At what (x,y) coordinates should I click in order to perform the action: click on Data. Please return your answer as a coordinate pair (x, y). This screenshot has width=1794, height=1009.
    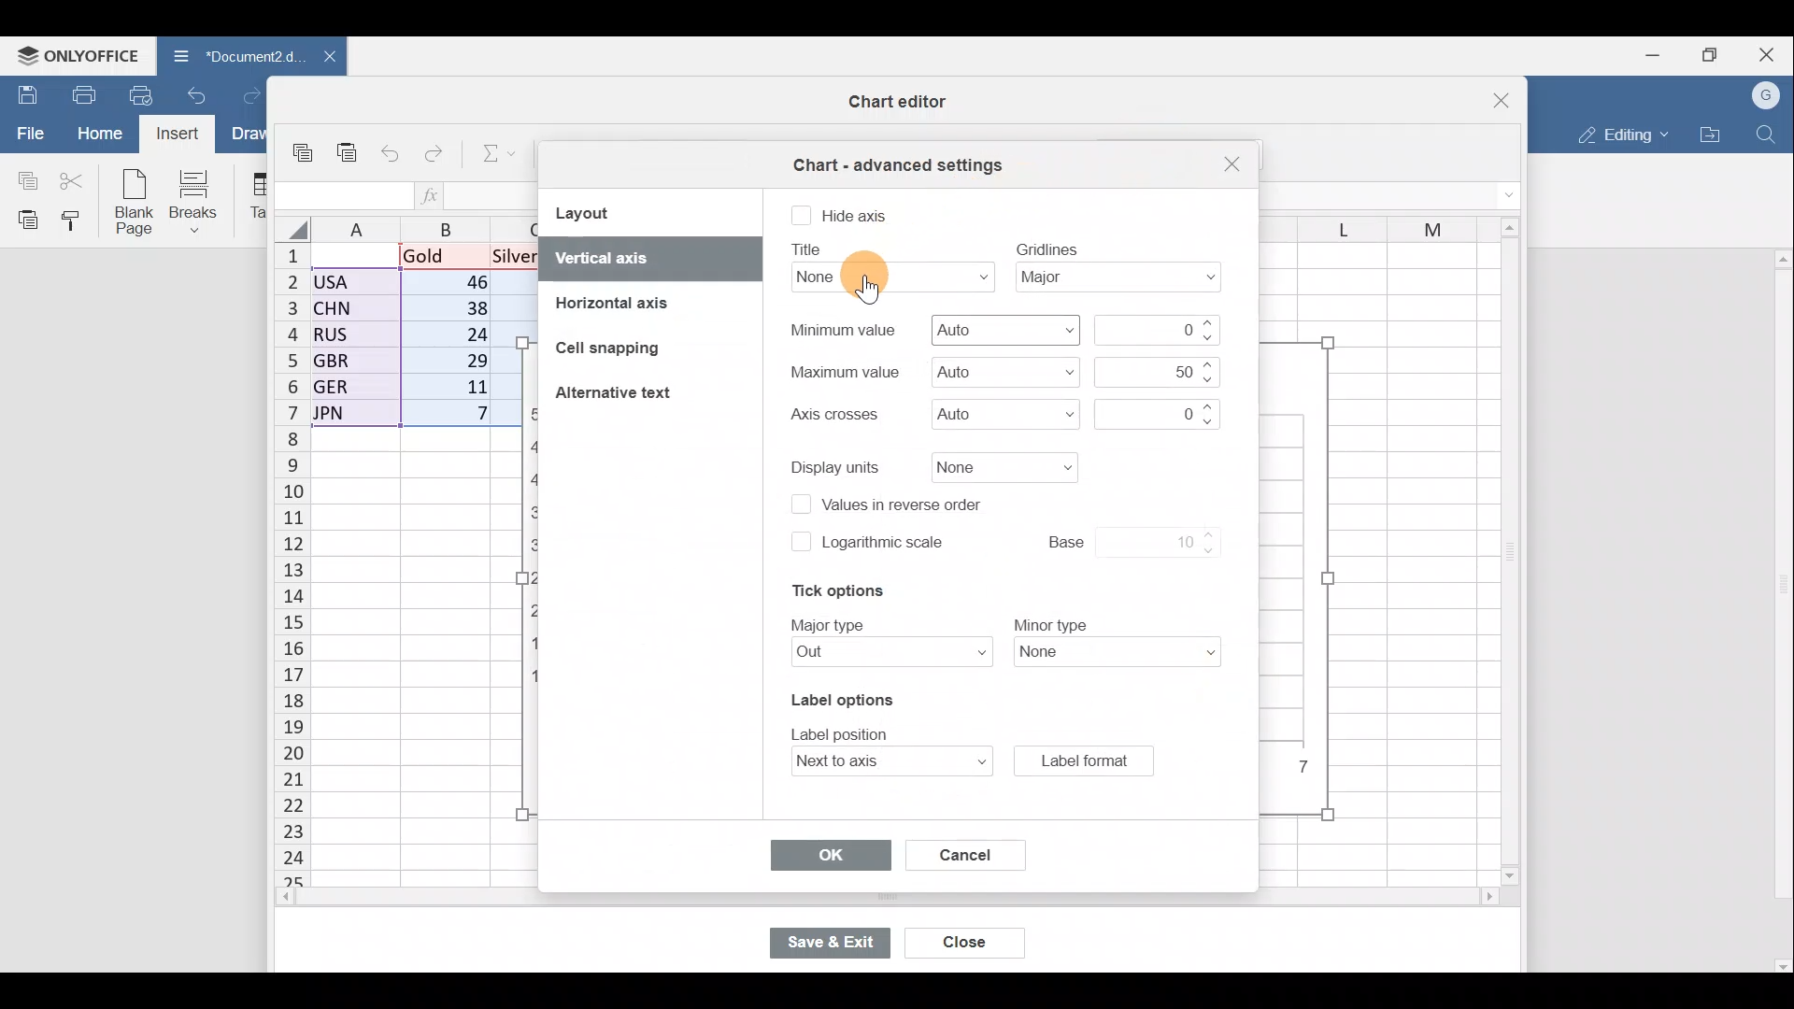
    Looking at the image, I should click on (407, 341).